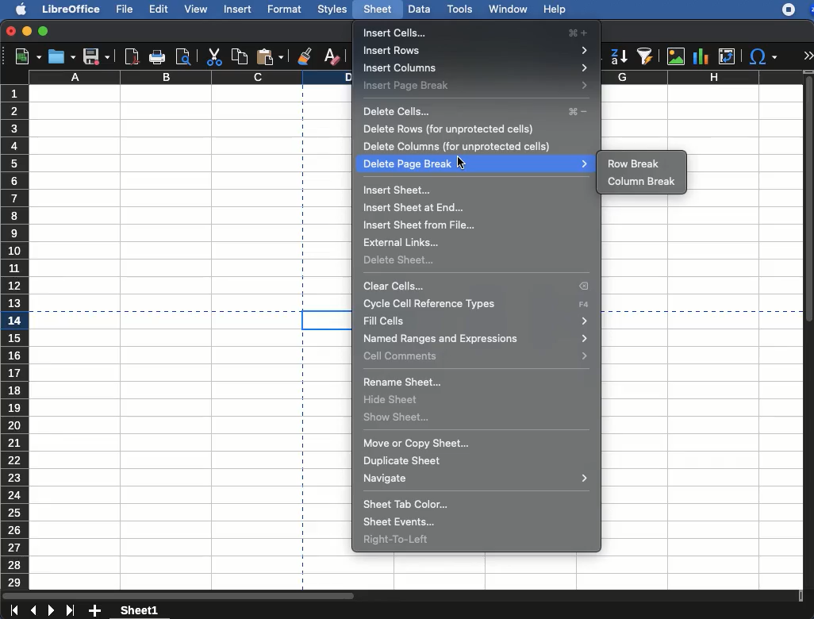 This screenshot has height=619, width=814. I want to click on cut, so click(213, 58).